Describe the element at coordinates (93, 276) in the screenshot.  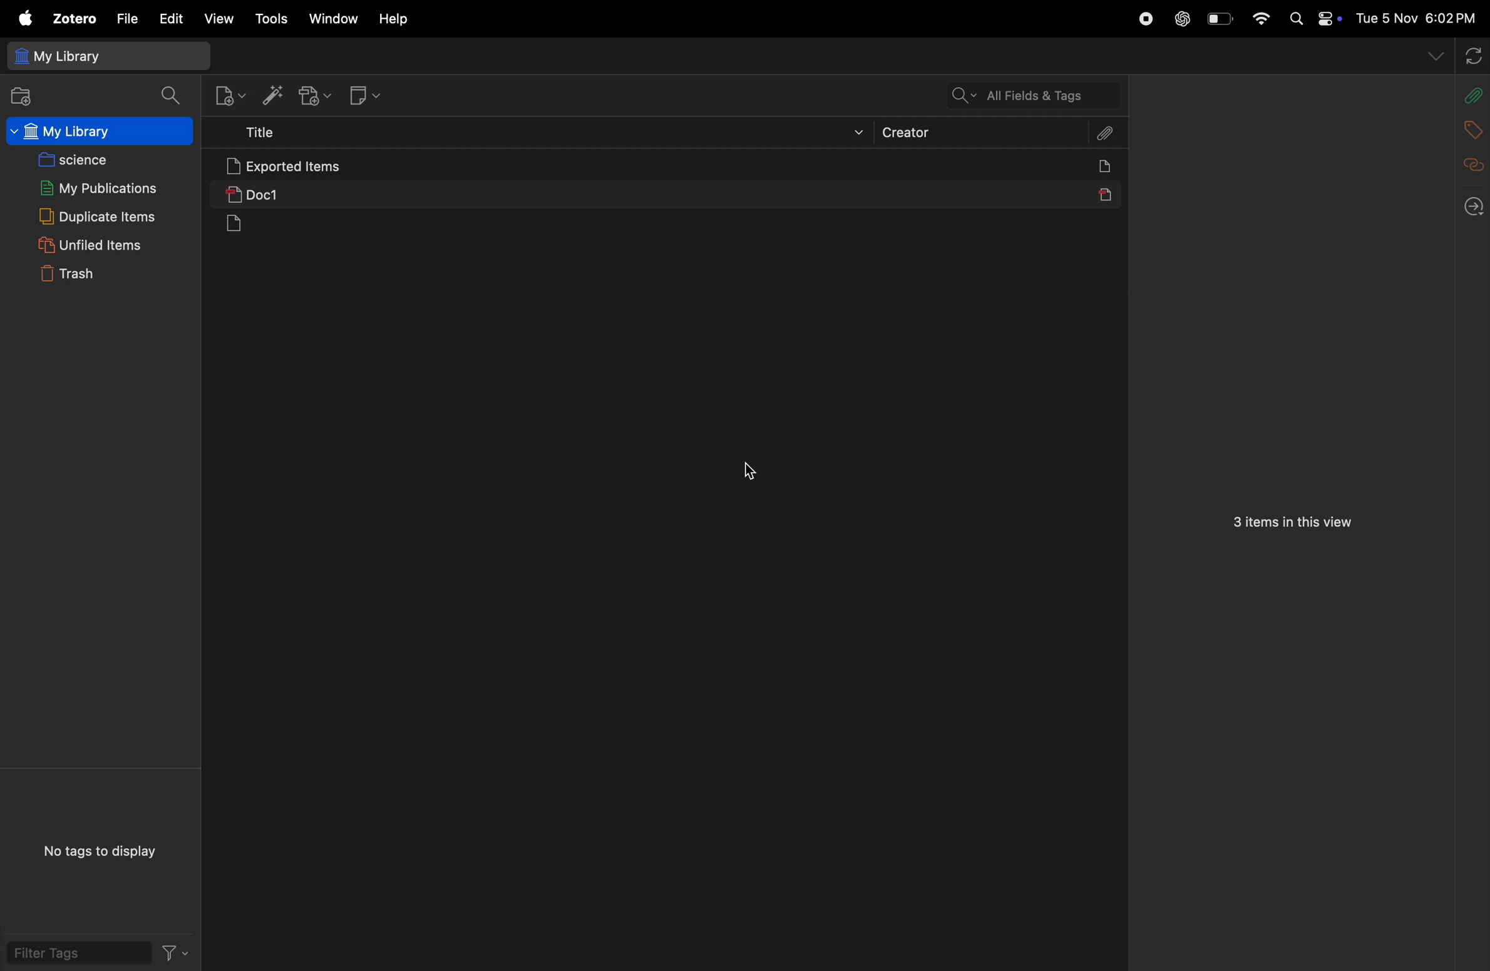
I see `trash` at that location.